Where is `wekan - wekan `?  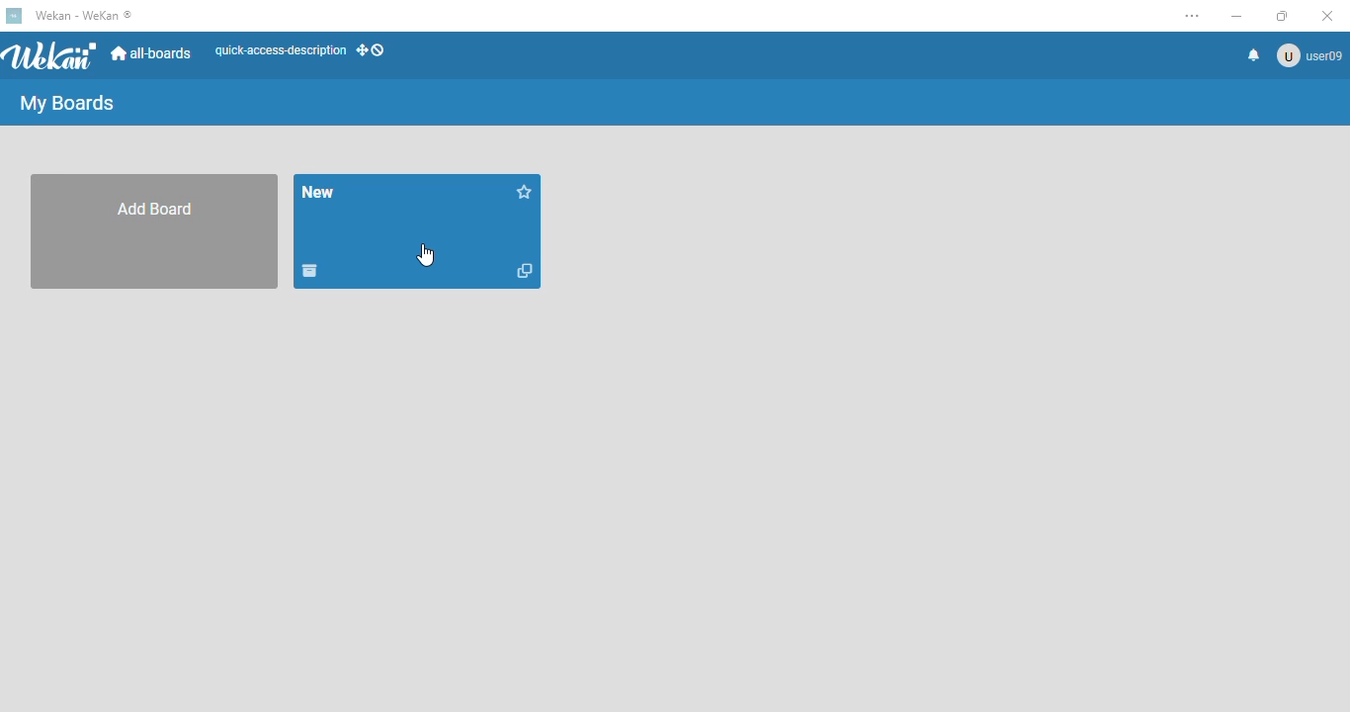 wekan - wekan  is located at coordinates (84, 15).